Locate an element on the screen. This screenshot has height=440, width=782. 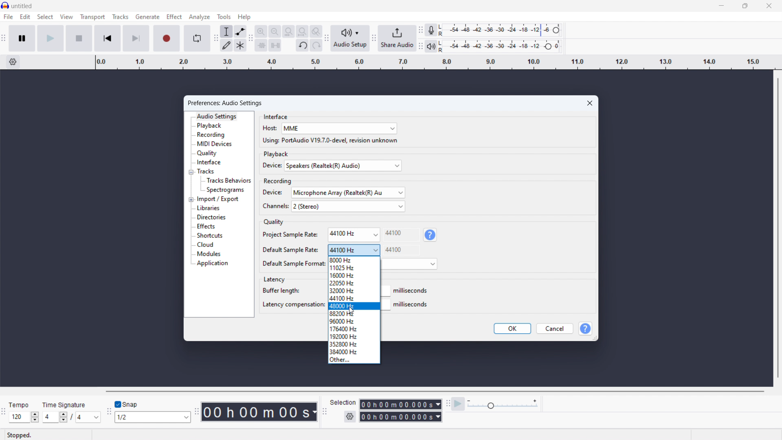
time signature toolbar is located at coordinates (4, 412).